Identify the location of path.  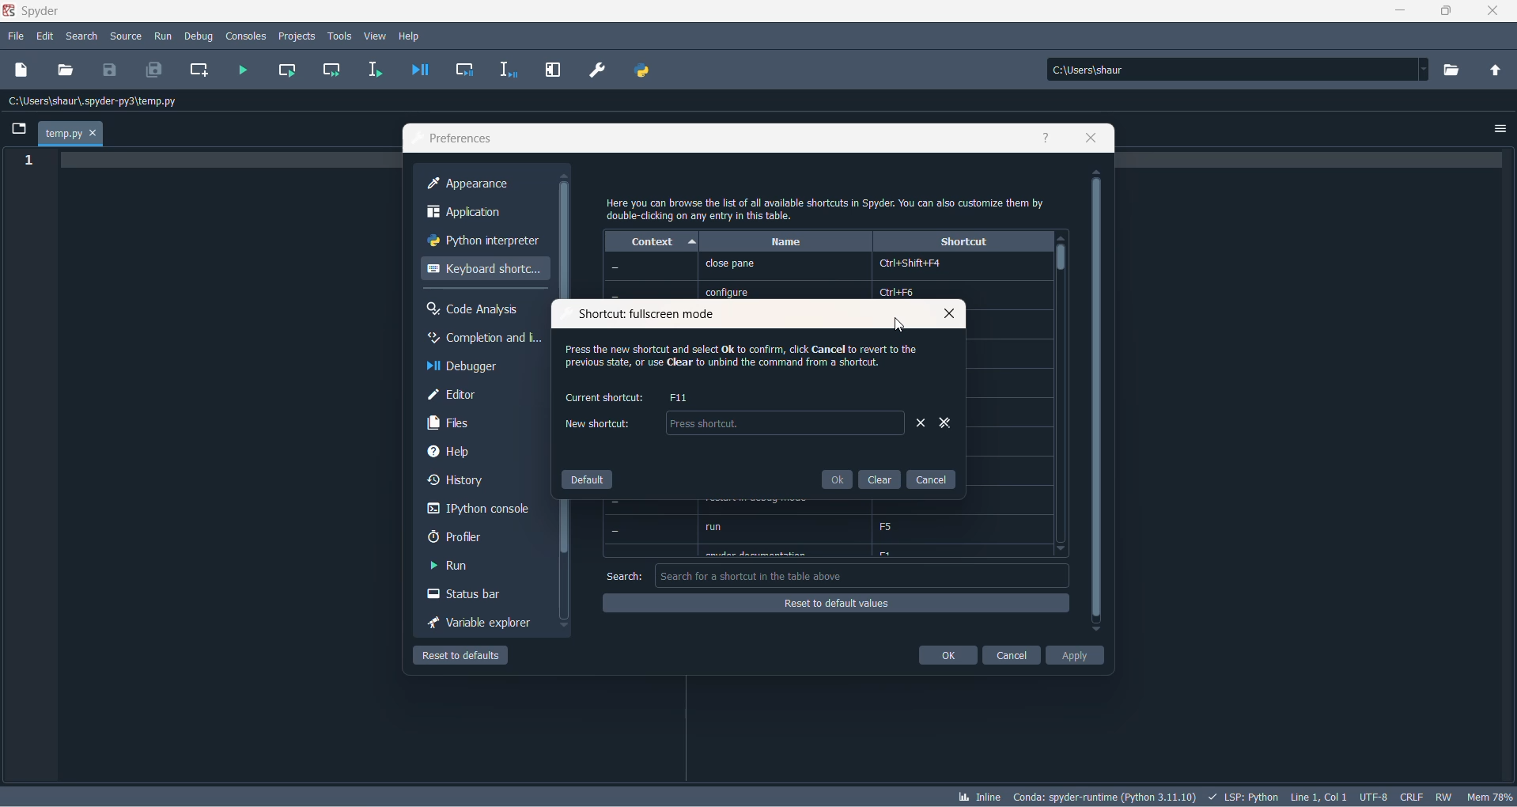
(1234, 70).